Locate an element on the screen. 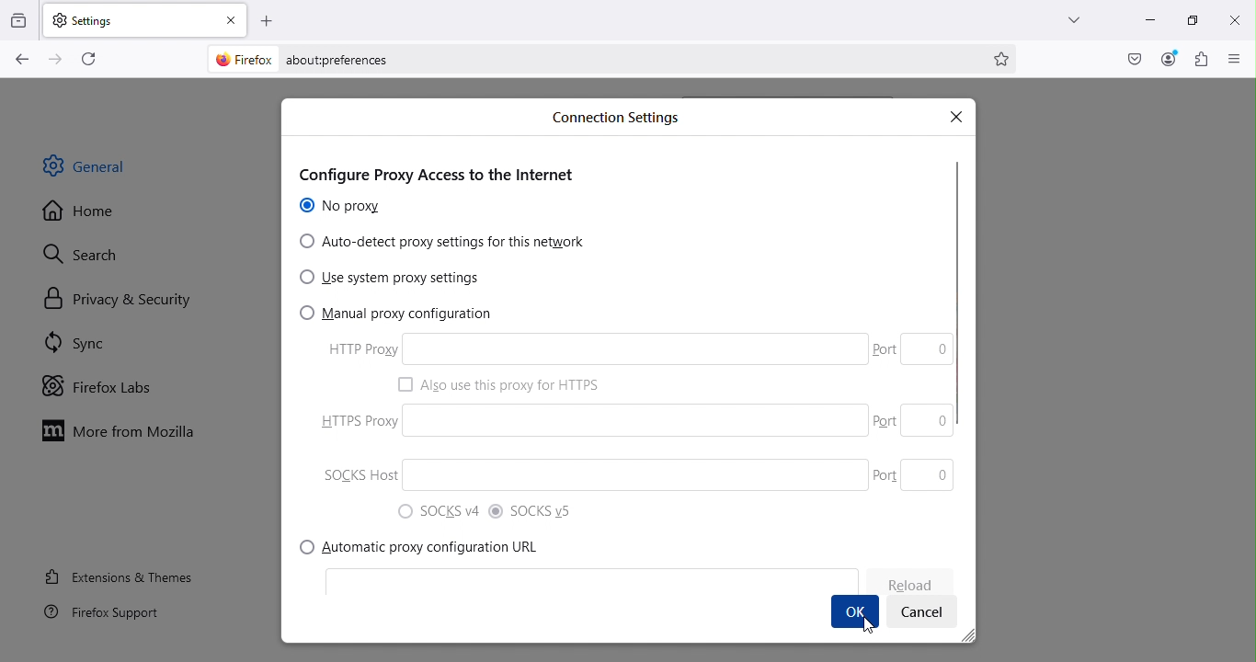 Image resolution: width=1256 pixels, height=662 pixels. Use system proxy settings is located at coordinates (394, 279).